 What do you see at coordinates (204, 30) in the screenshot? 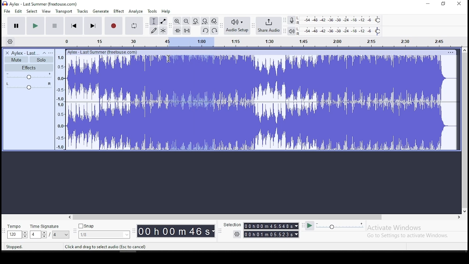
I see `undo` at bounding box center [204, 30].